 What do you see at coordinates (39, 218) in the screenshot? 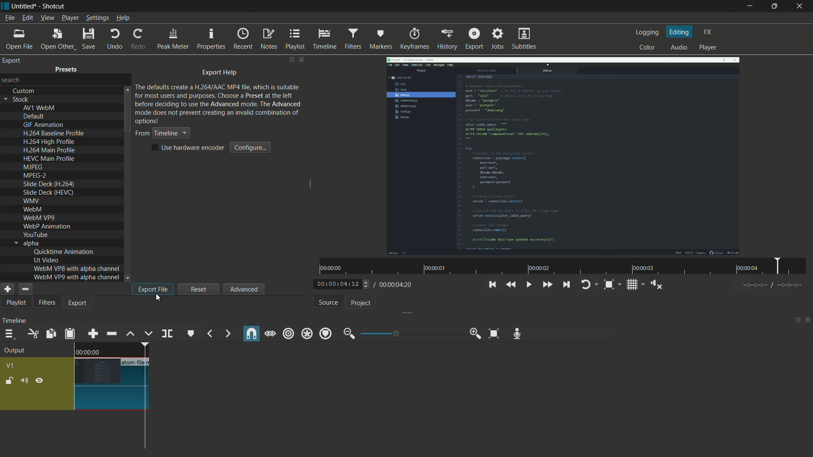
I see `webm vp9` at bounding box center [39, 218].